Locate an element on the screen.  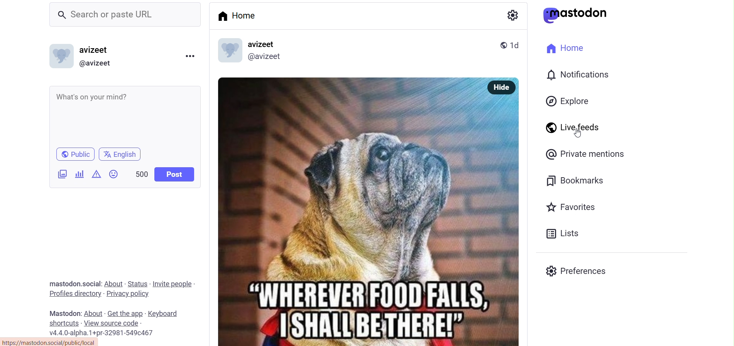
name is located at coordinates (261, 44).